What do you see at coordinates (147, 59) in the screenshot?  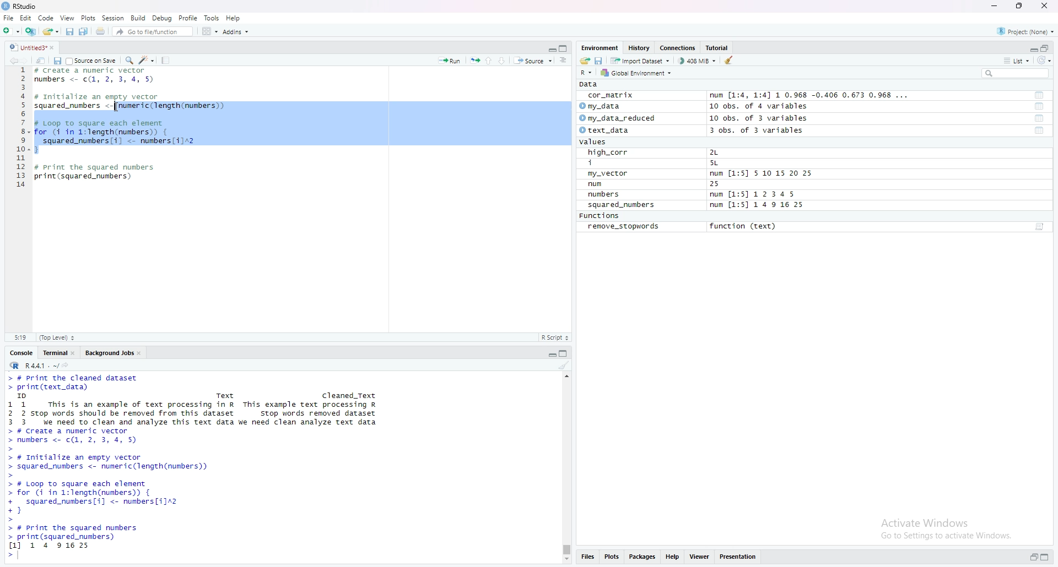 I see `code tools` at bounding box center [147, 59].